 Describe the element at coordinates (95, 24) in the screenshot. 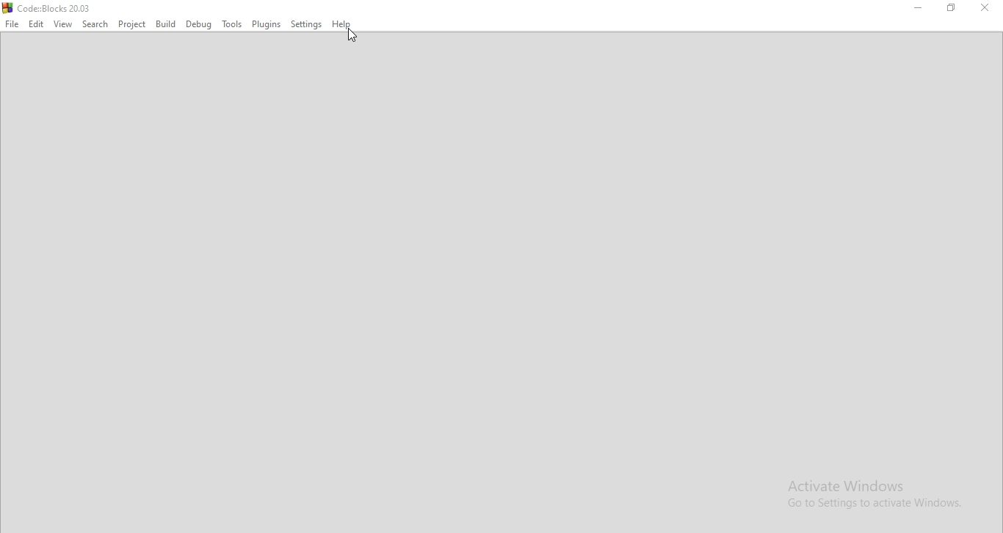

I see `Search ` at that location.